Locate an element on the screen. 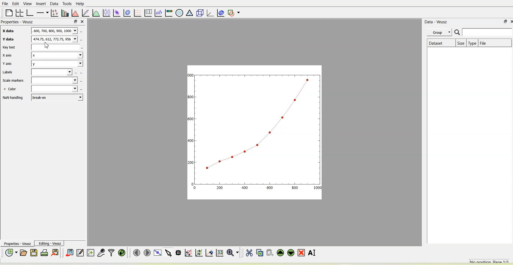  Editing-Veusz is located at coordinates (49, 243).